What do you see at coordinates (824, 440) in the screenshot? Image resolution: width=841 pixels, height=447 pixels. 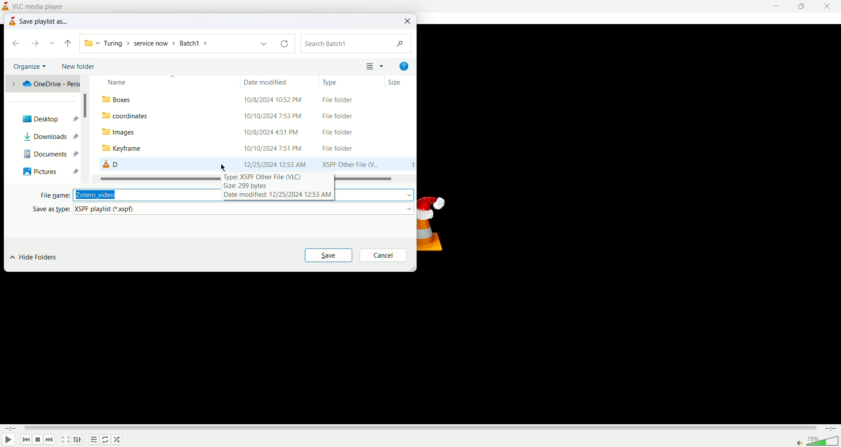 I see `volume bar` at bounding box center [824, 440].